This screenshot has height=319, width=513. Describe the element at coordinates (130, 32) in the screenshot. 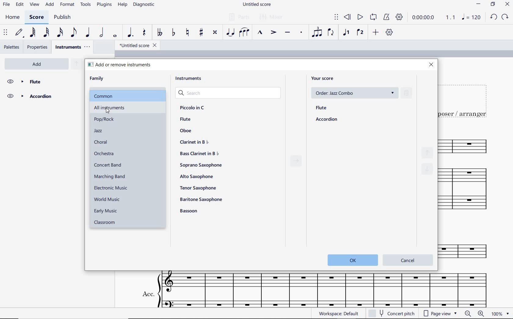

I see `augmentation dot` at that location.